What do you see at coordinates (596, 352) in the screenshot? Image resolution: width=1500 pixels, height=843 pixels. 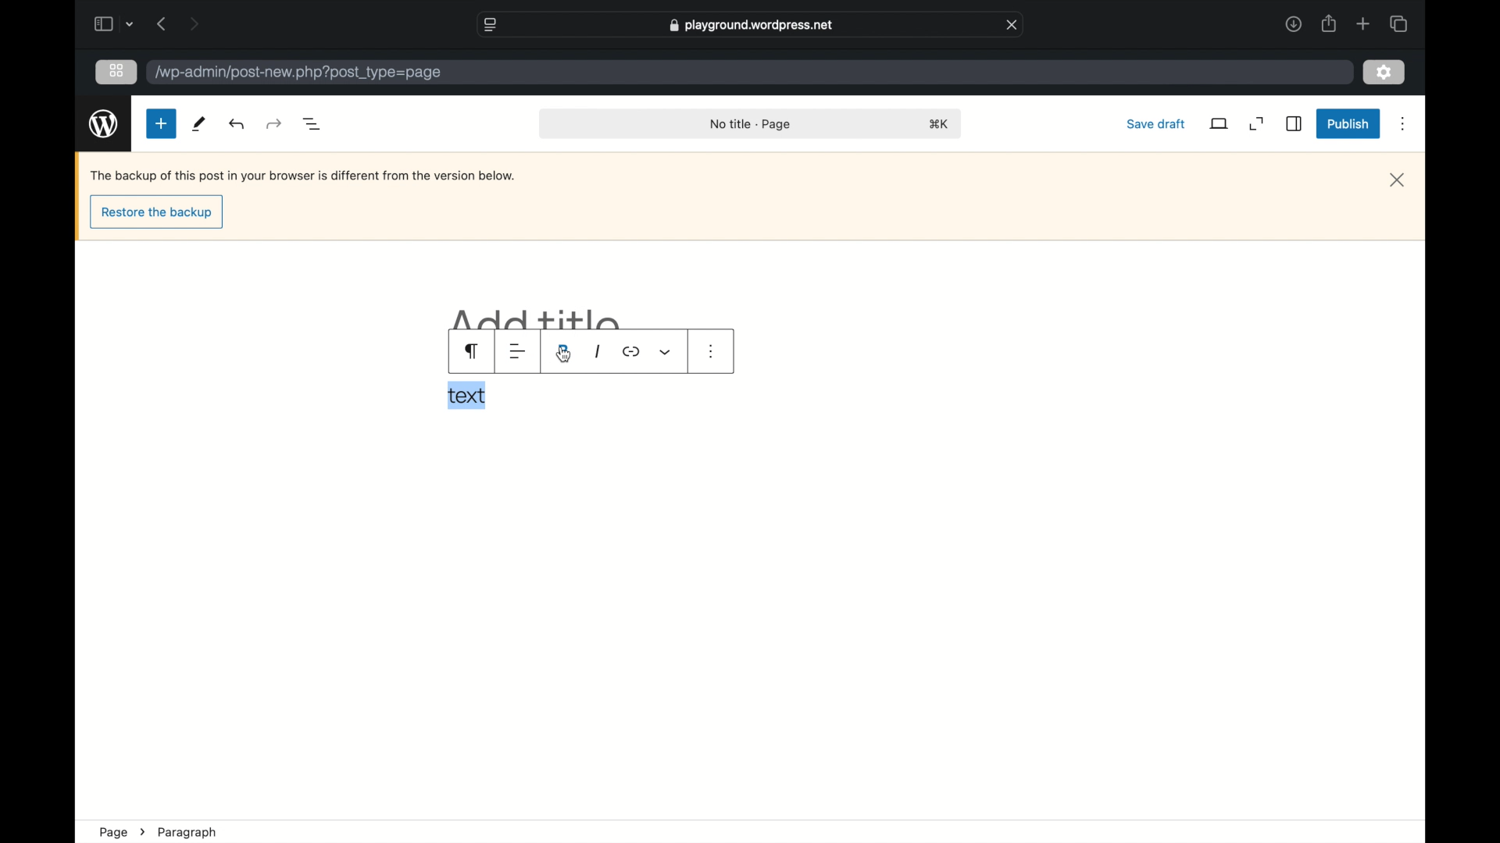 I see `italic` at bounding box center [596, 352].